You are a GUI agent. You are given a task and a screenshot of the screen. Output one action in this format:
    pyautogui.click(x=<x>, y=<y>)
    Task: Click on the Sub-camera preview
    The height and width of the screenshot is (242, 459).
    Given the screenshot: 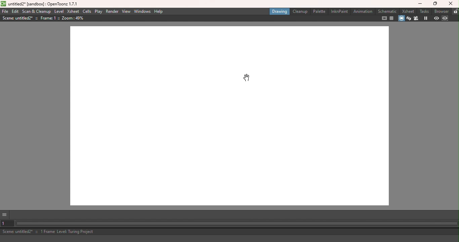 What is the action you would take?
    pyautogui.click(x=446, y=18)
    